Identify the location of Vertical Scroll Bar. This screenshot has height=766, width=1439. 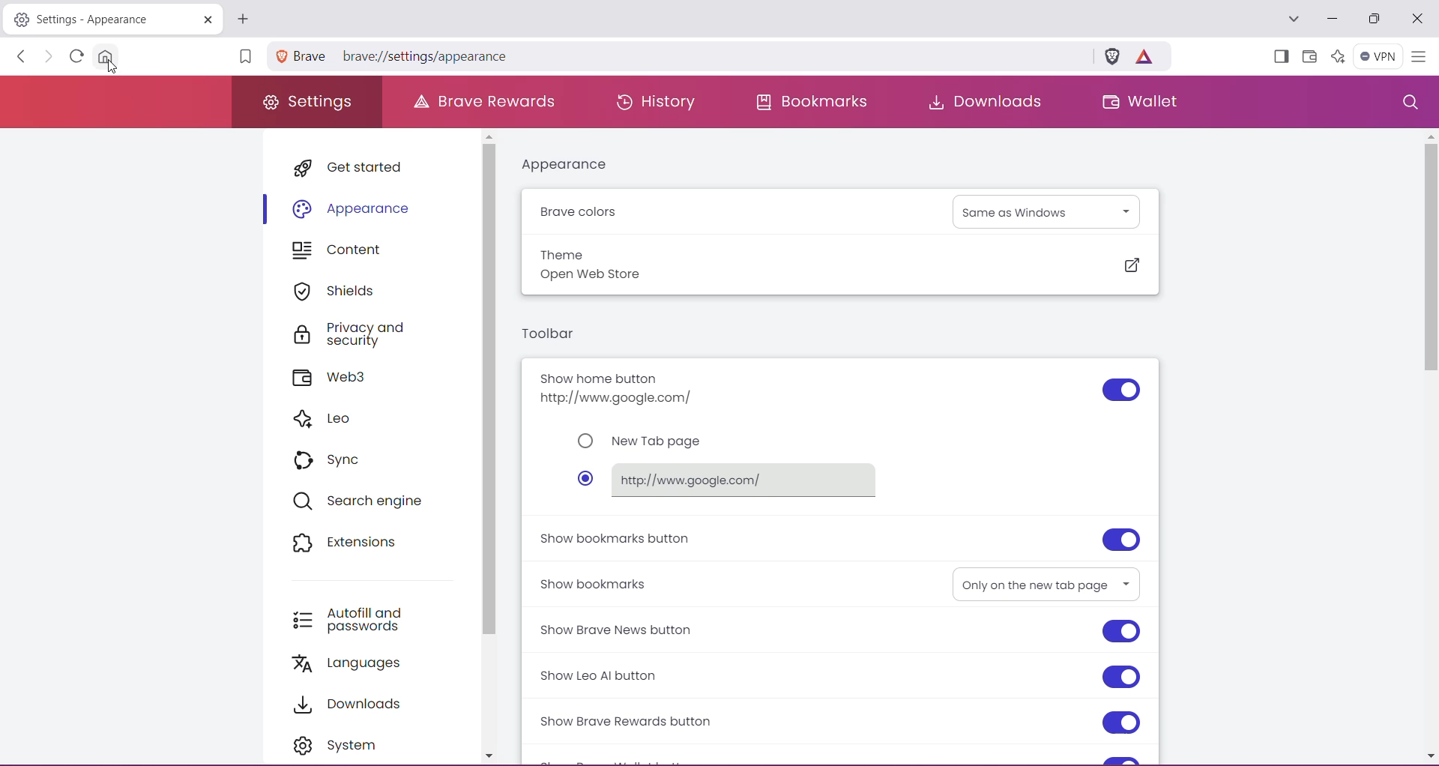
(1427, 446).